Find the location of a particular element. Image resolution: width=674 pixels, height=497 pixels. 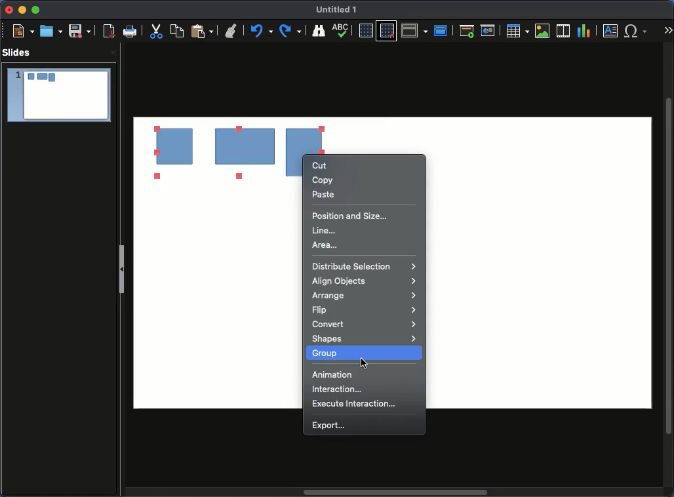

Clone formatting is located at coordinates (232, 31).